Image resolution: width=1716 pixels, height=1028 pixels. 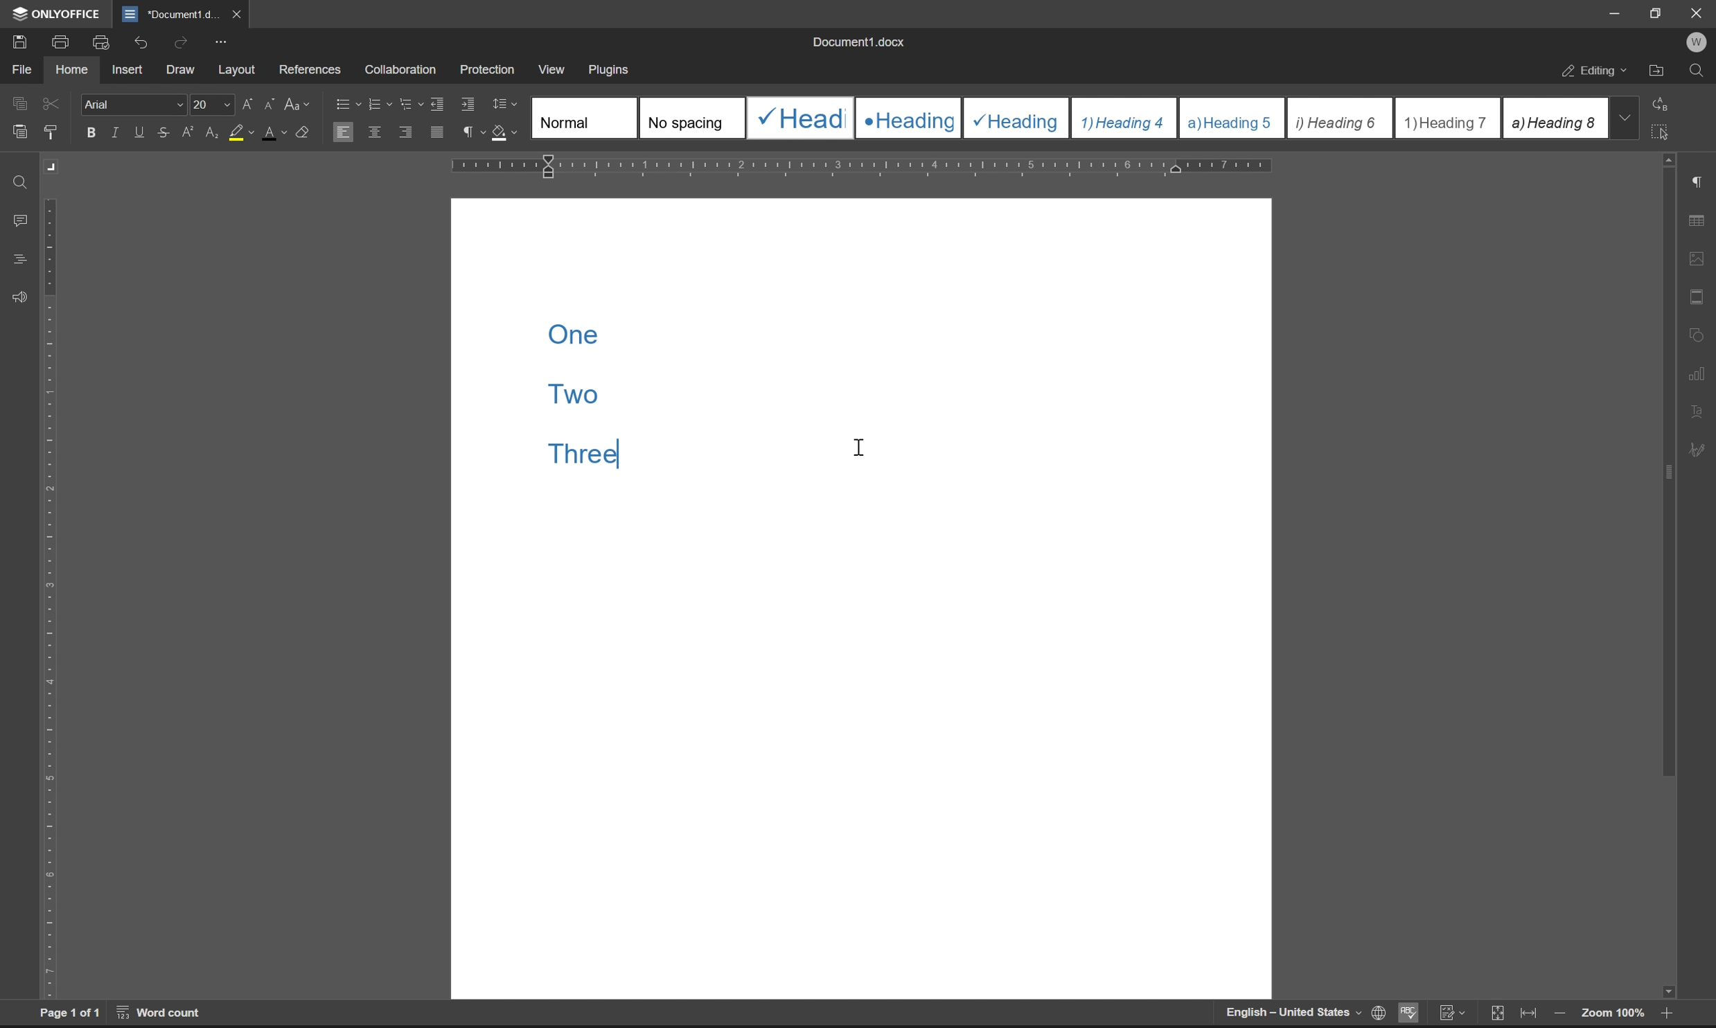 What do you see at coordinates (1696, 222) in the screenshot?
I see `table settings` at bounding box center [1696, 222].